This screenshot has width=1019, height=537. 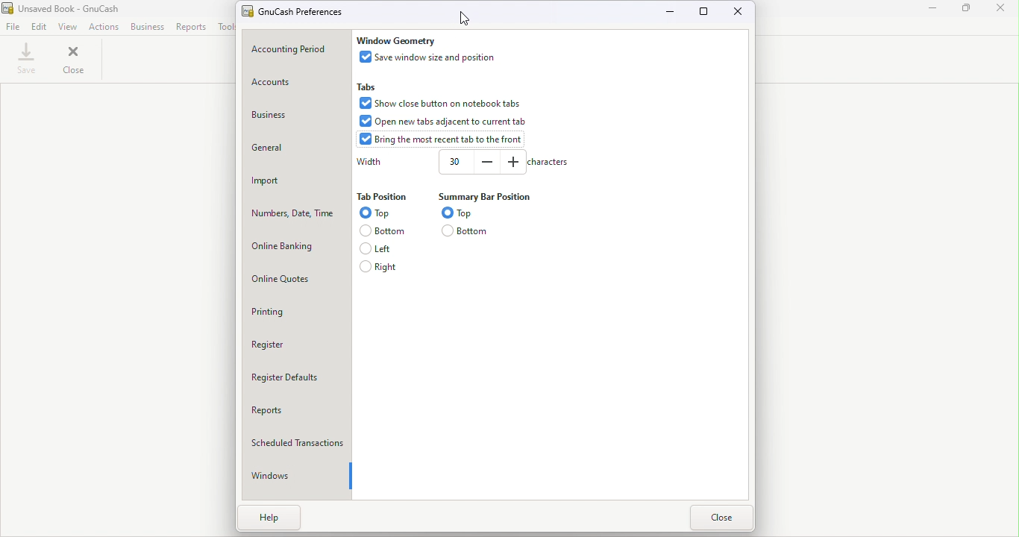 I want to click on Reports, so click(x=192, y=26).